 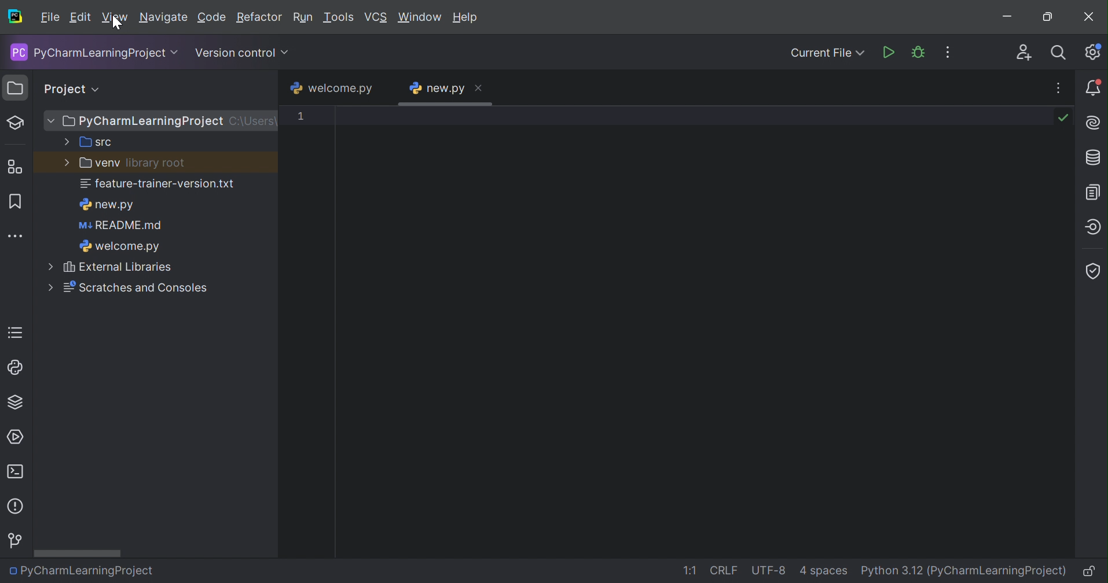 What do you see at coordinates (15, 17) in the screenshot?
I see `PyCharm icon` at bounding box center [15, 17].